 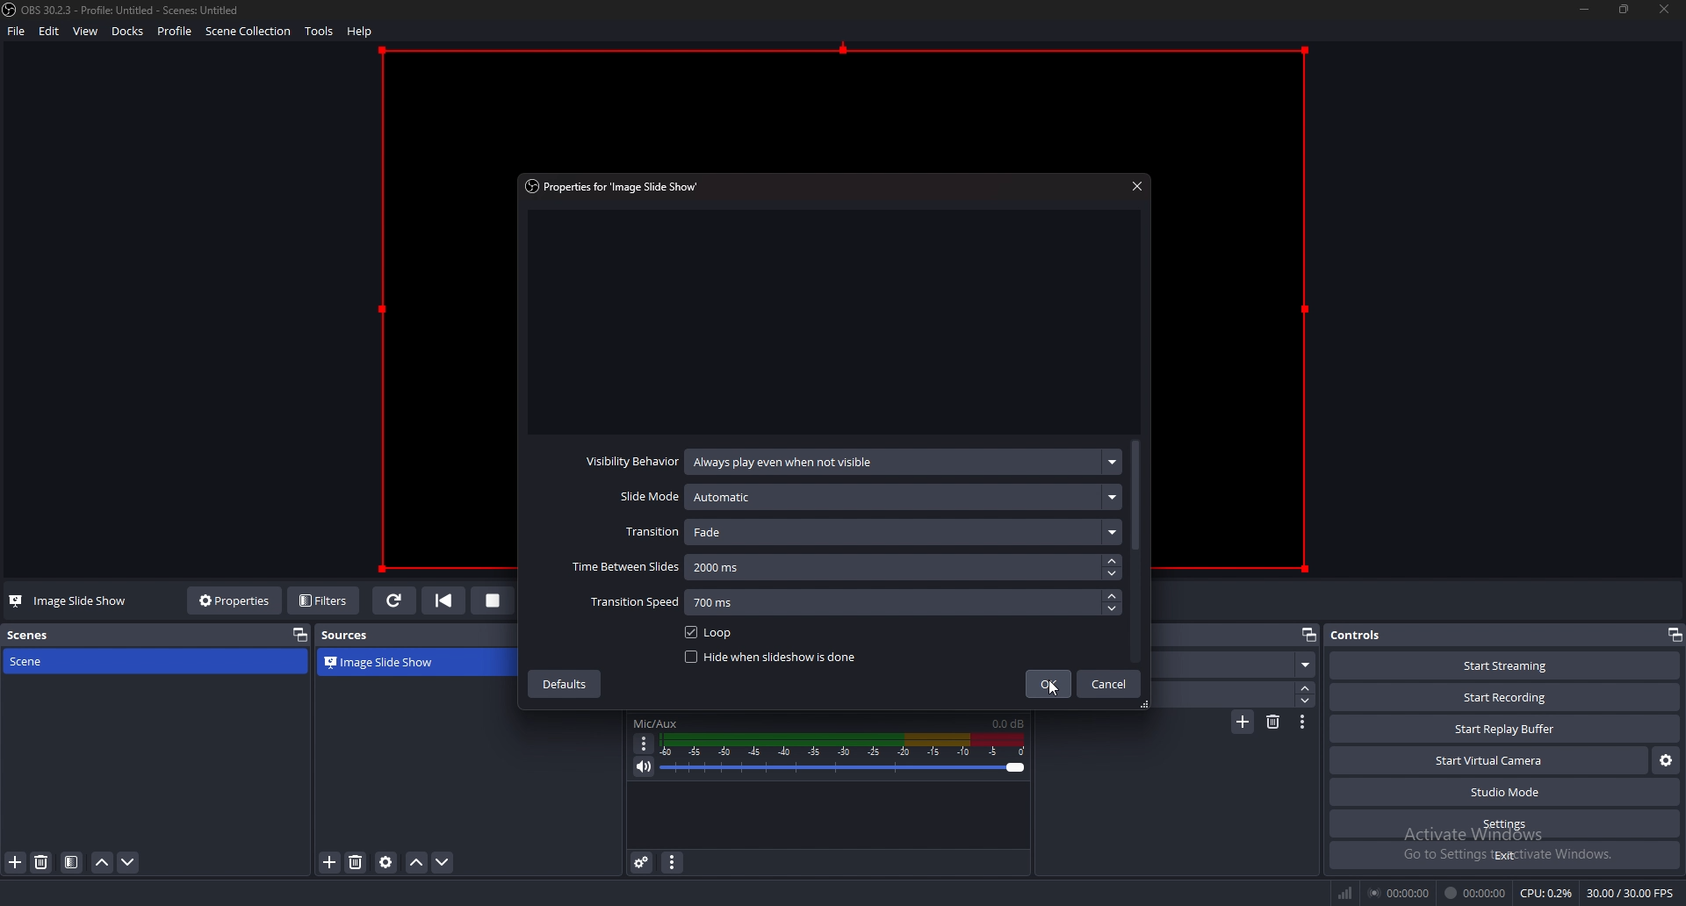 I want to click on pop out, so click(x=1674, y=635).